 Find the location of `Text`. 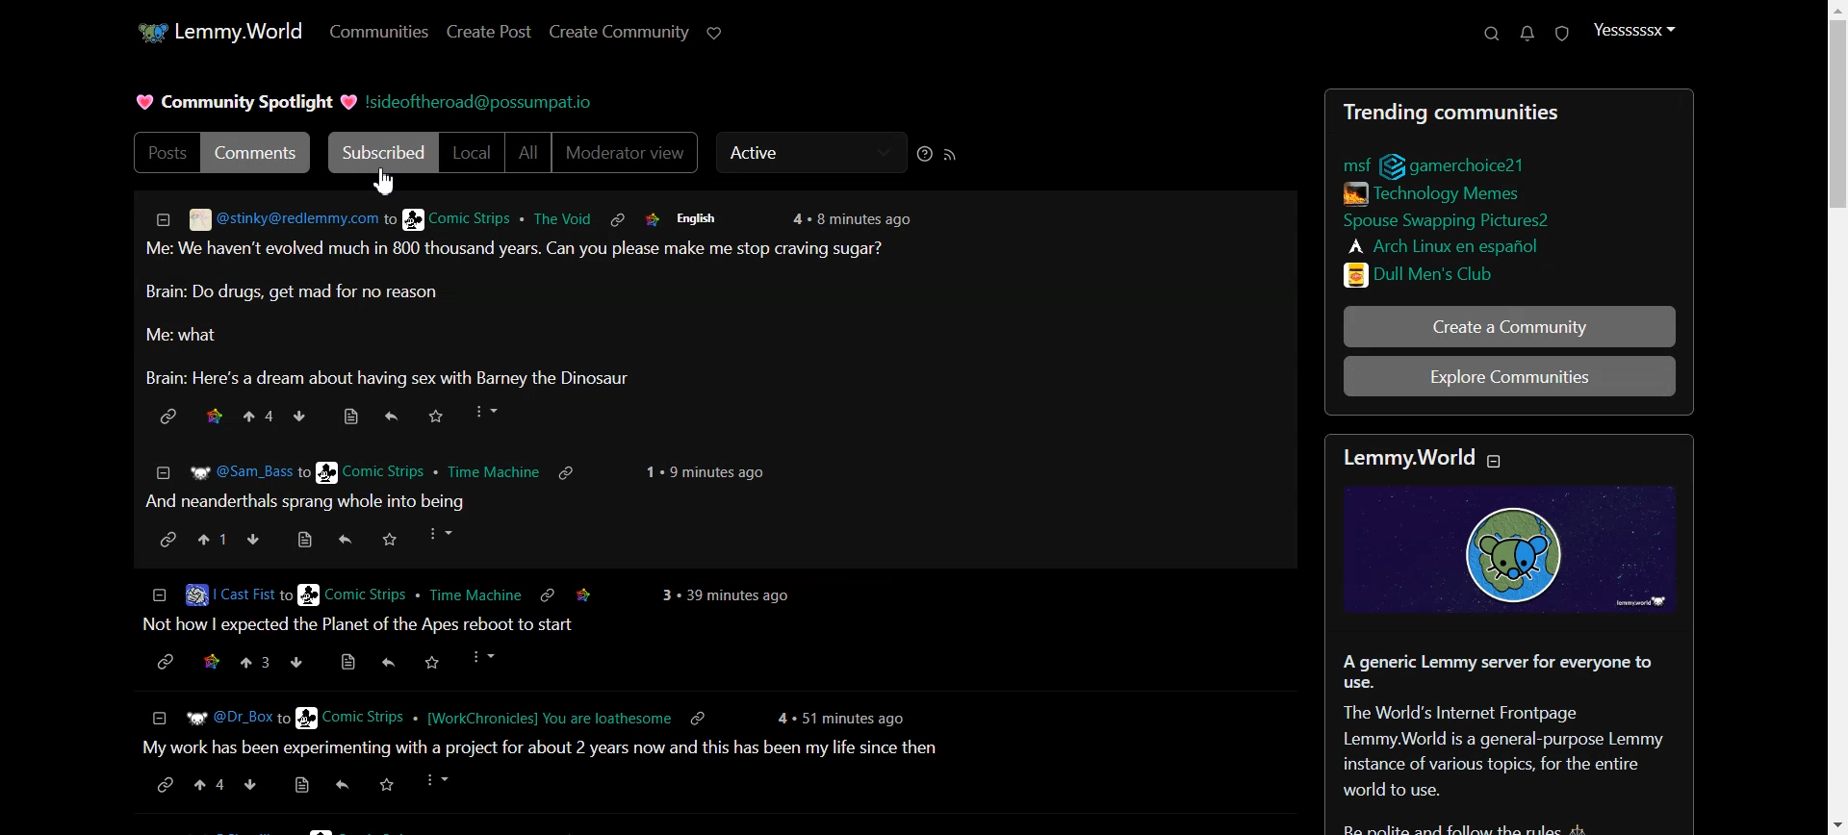

Text is located at coordinates (245, 104).